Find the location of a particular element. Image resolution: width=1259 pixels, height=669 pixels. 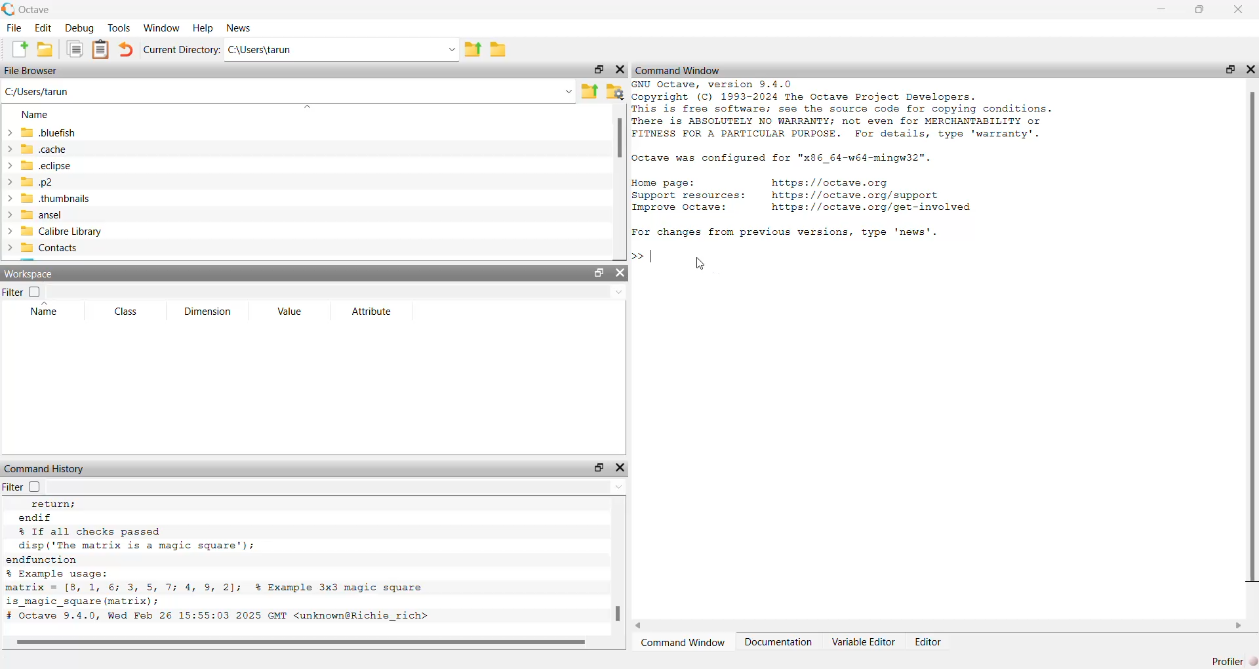

Previous Folder is located at coordinates (588, 92).